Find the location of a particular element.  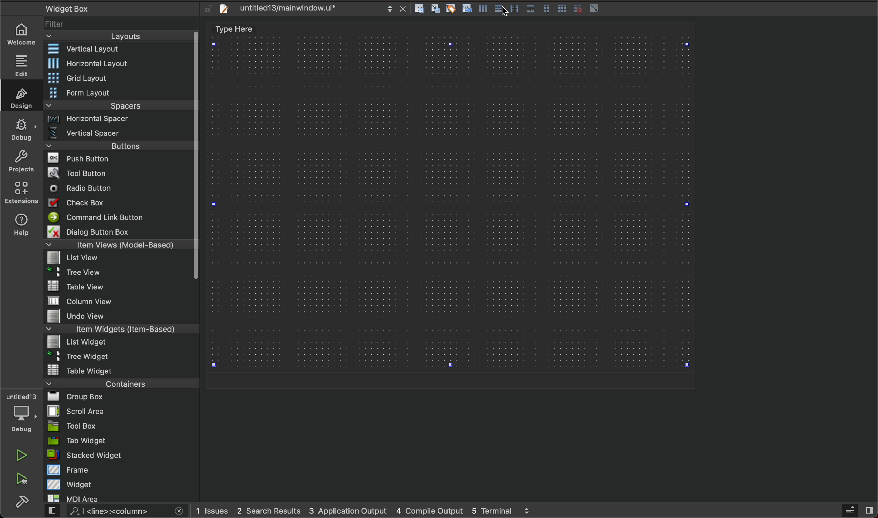

frame is located at coordinates (121, 470).